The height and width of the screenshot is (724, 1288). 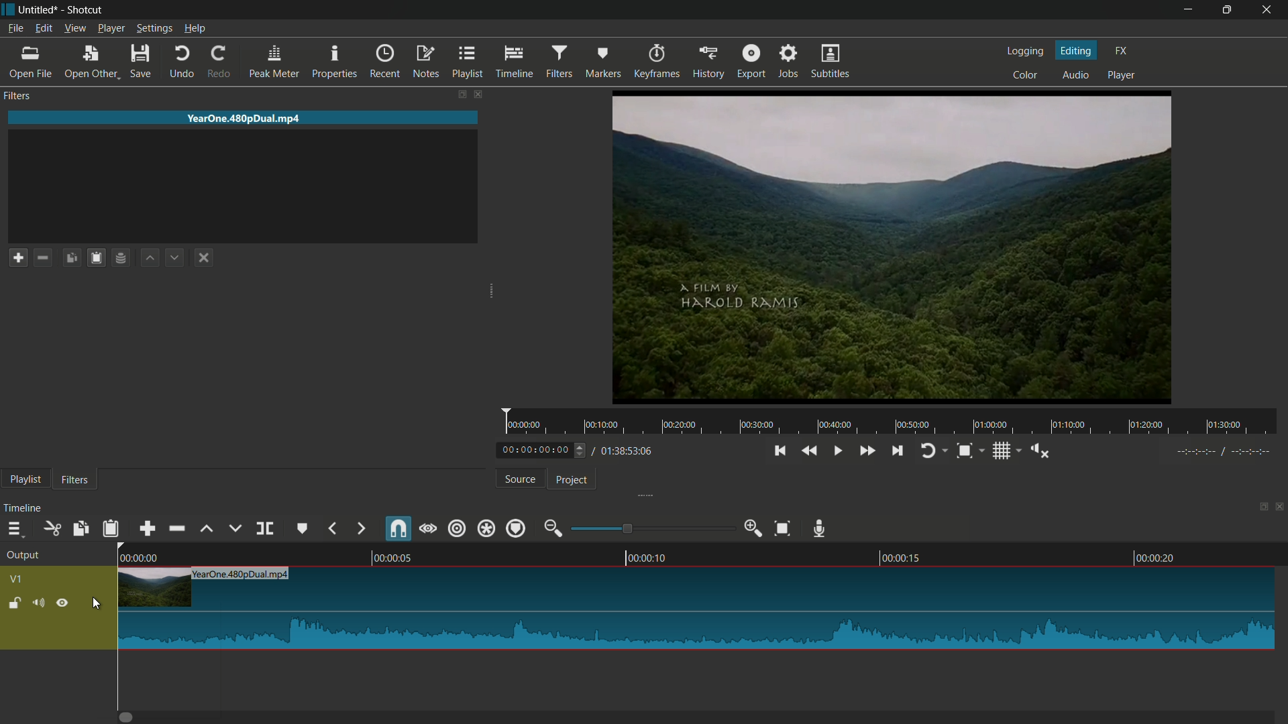 I want to click on properties, so click(x=336, y=62).